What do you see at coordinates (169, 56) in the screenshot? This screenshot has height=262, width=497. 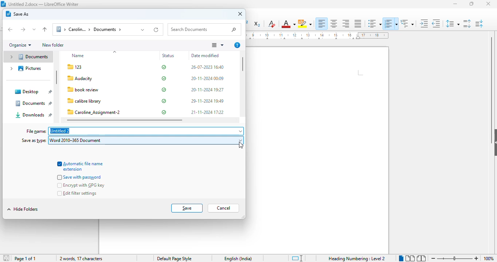 I see `status` at bounding box center [169, 56].